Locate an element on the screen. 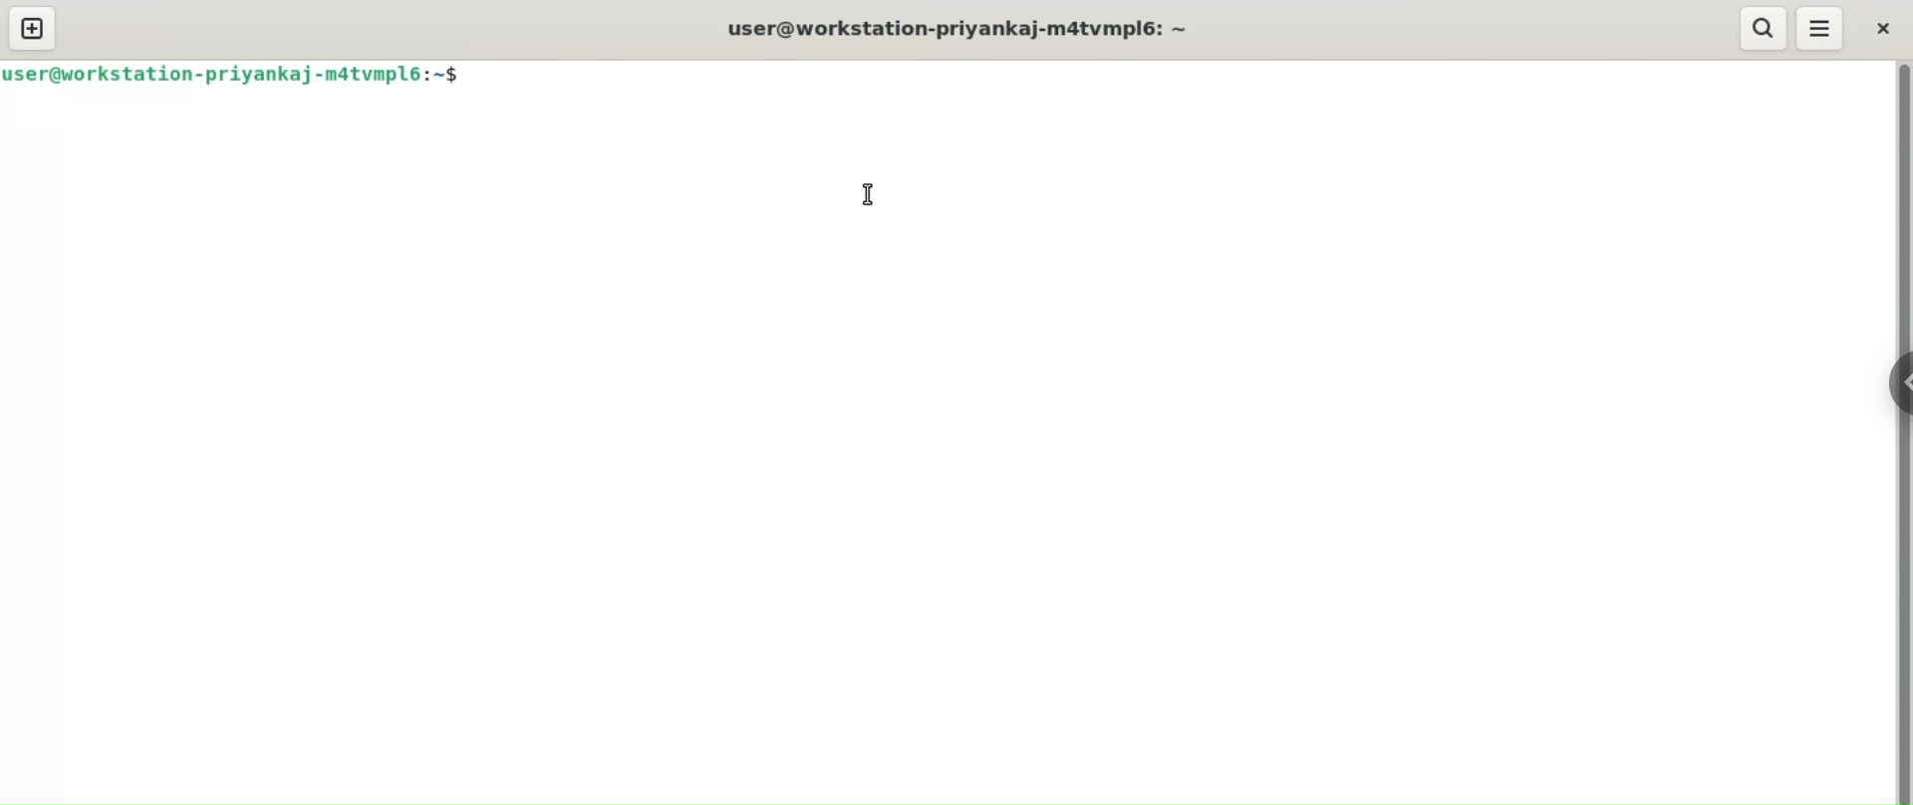 This screenshot has height=805, width=1913. menu is located at coordinates (1819, 28).